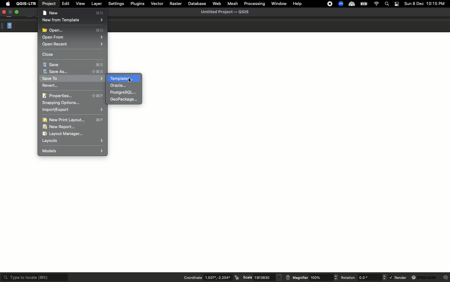  I want to click on Rotation, so click(348, 278).